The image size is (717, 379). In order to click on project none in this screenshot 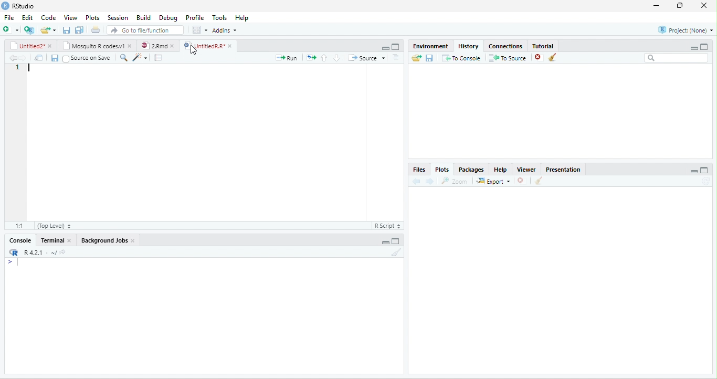, I will do `click(680, 30)`.